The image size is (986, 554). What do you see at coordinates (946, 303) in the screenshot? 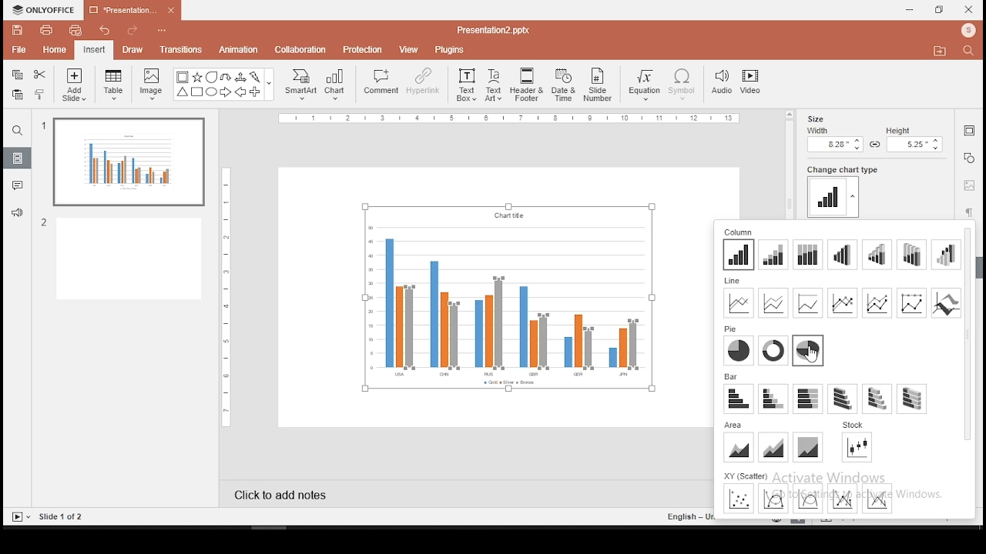
I see `line 7` at bounding box center [946, 303].